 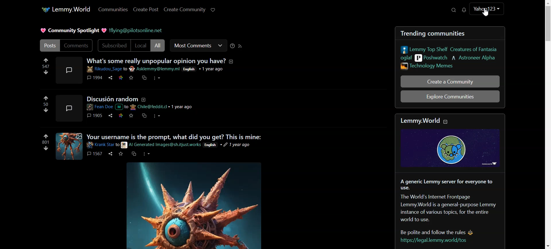 I want to click on Create Post, so click(x=146, y=9).